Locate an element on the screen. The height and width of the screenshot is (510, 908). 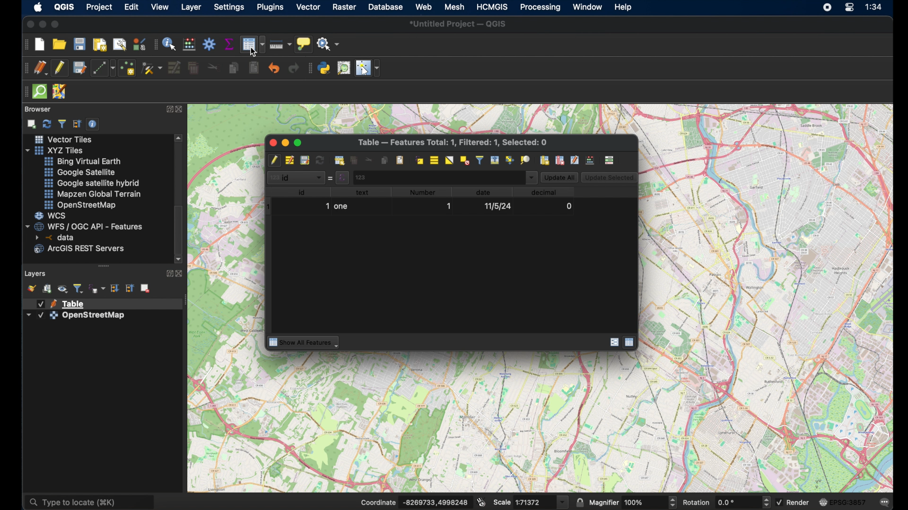
scroll down arrow is located at coordinates (179, 258).